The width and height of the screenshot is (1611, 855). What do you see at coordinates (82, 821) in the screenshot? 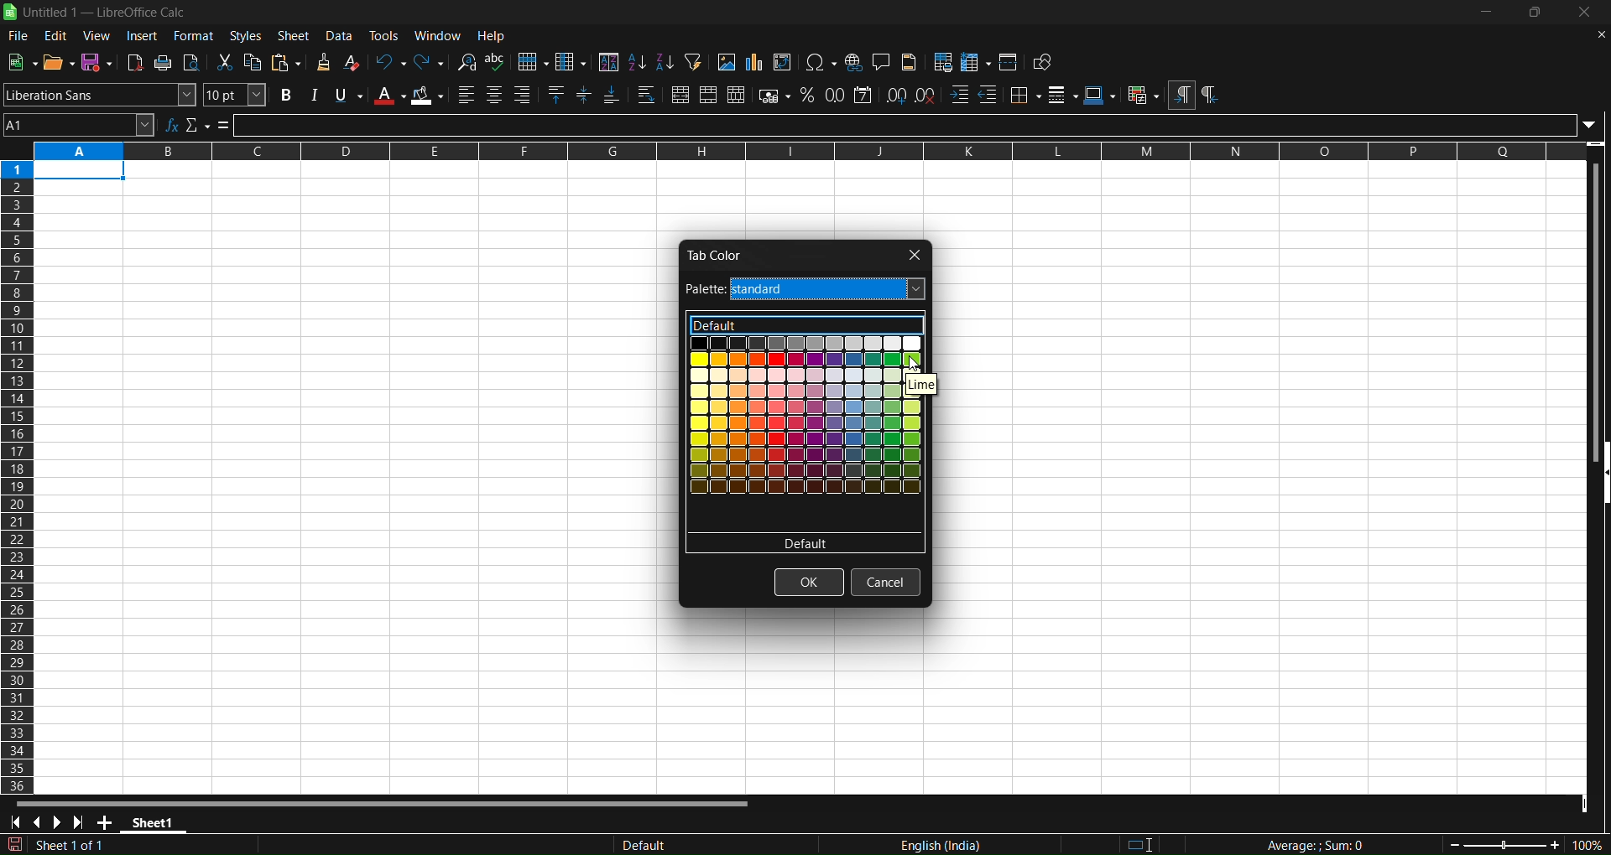
I see `scroll to last sheet` at bounding box center [82, 821].